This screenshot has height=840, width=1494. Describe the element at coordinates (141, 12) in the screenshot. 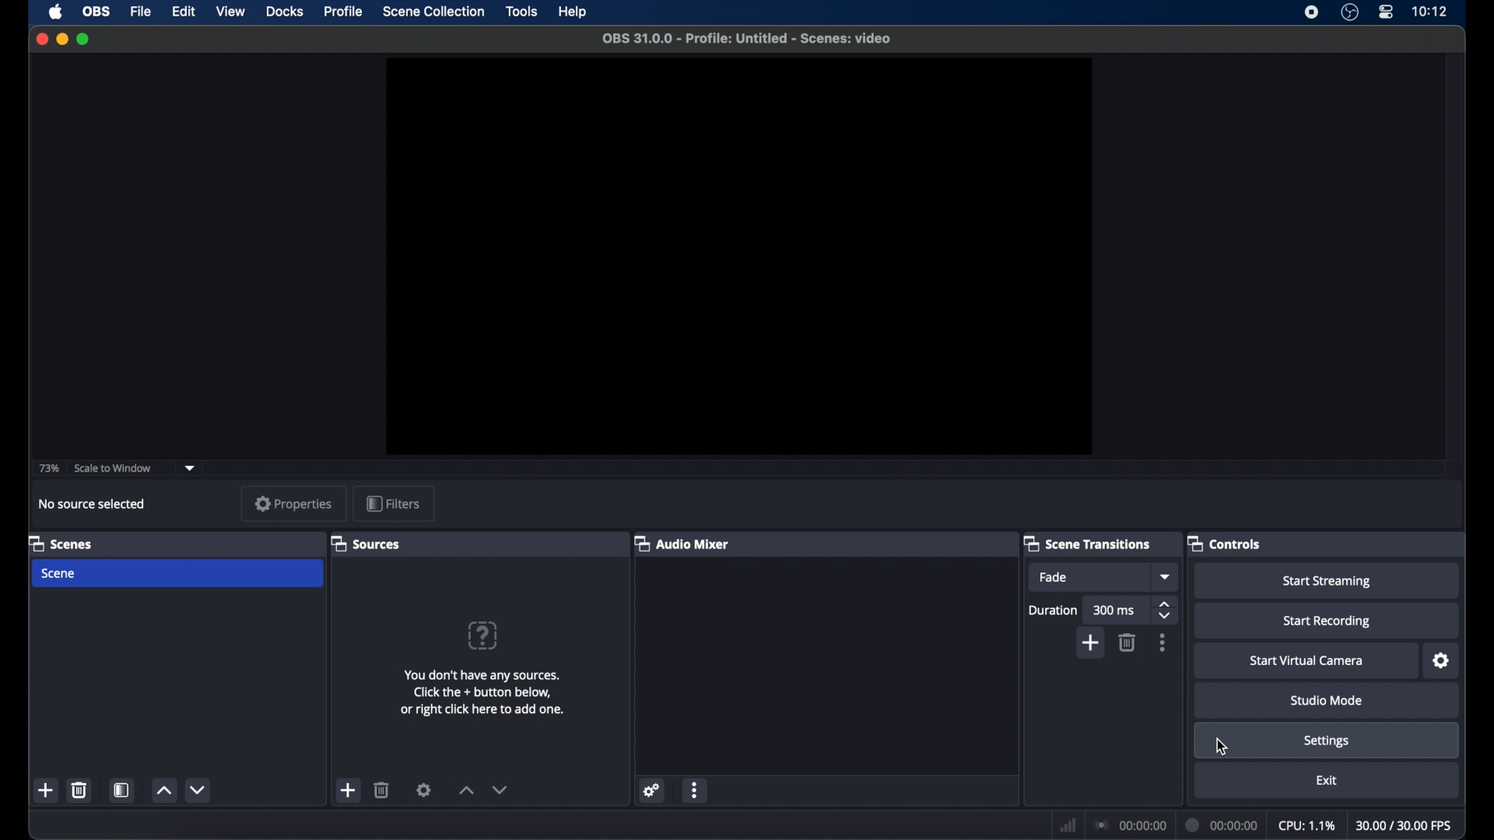

I see `file` at that location.